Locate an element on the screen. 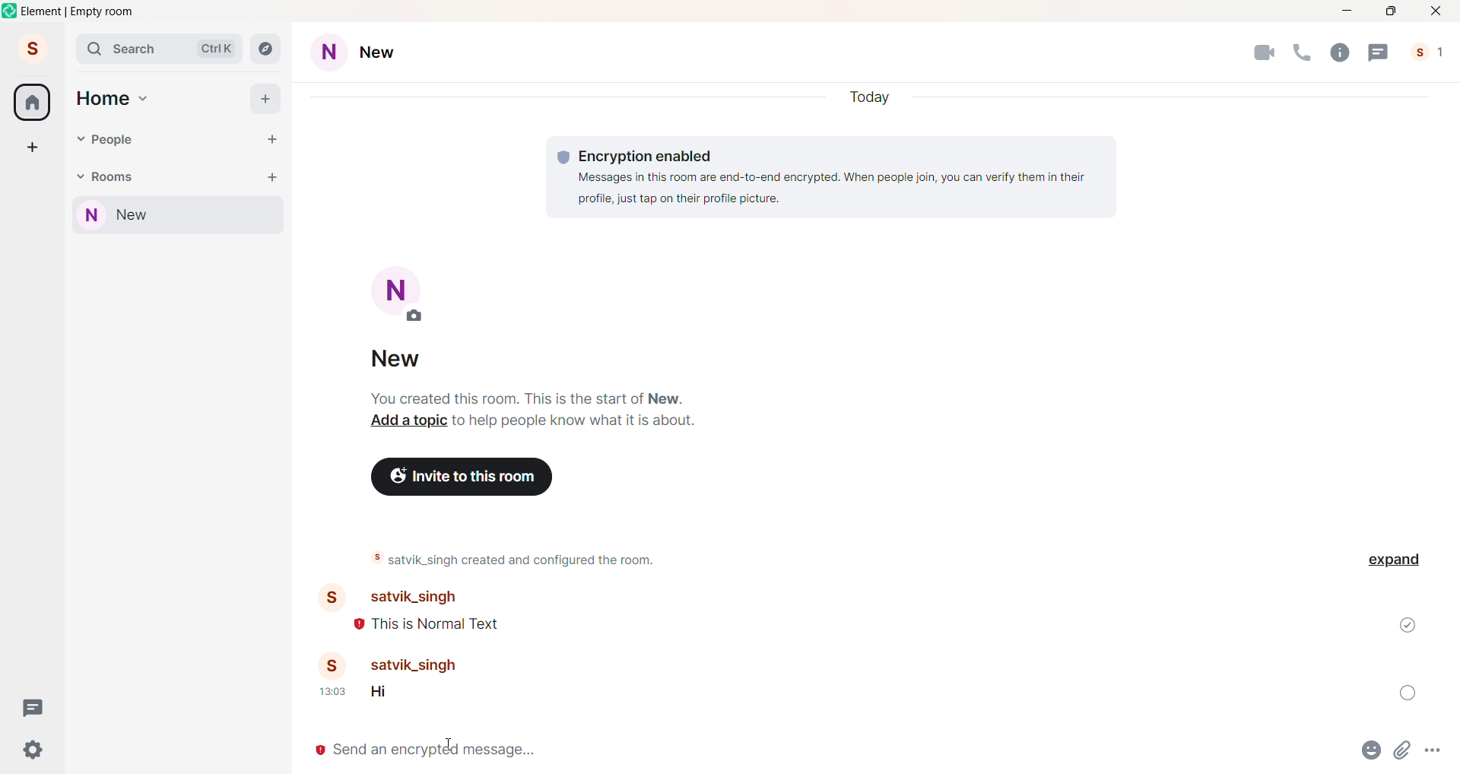 This screenshot has height=774, width=1460. Logo is located at coordinates (11, 11).